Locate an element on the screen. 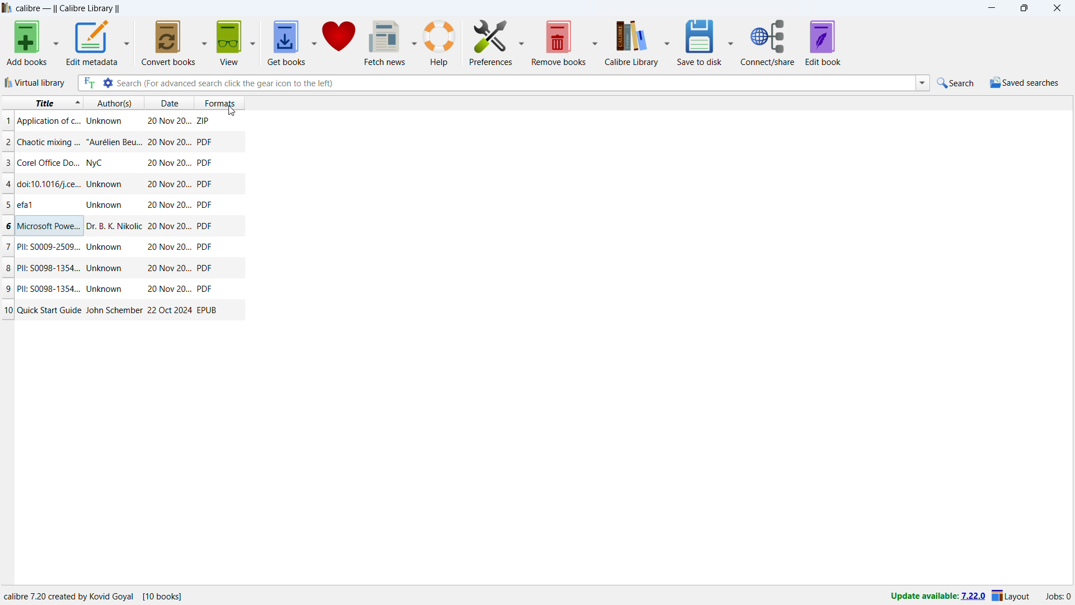 The height and width of the screenshot is (605, 1075). title is located at coordinates (49, 122).